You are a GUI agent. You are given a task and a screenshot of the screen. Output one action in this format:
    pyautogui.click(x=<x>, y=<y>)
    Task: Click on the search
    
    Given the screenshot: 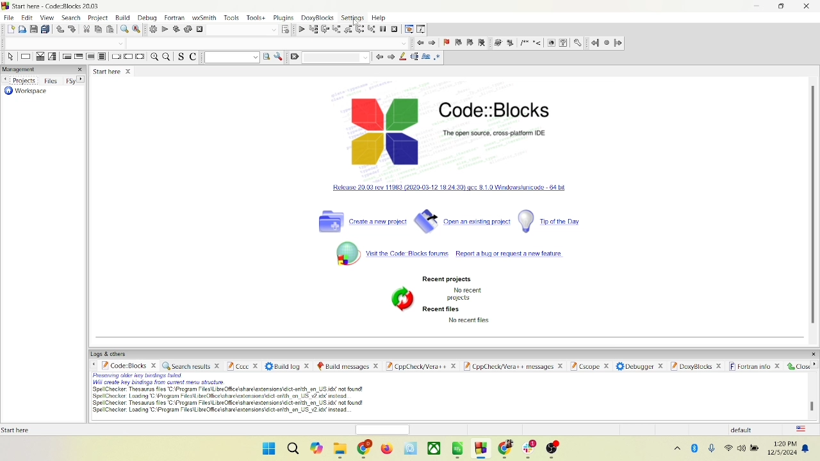 What is the action you would take?
    pyautogui.click(x=292, y=450)
    